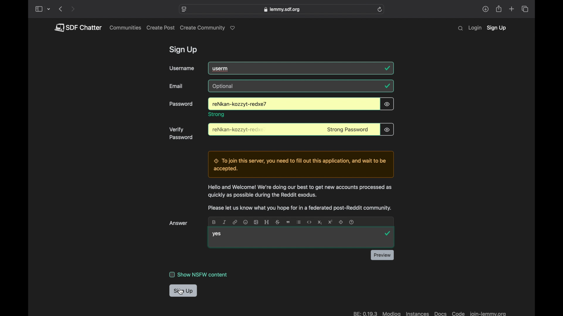 Image resolution: width=563 pixels, height=316 pixels. I want to click on Welcome to lemmy message, so click(299, 191).